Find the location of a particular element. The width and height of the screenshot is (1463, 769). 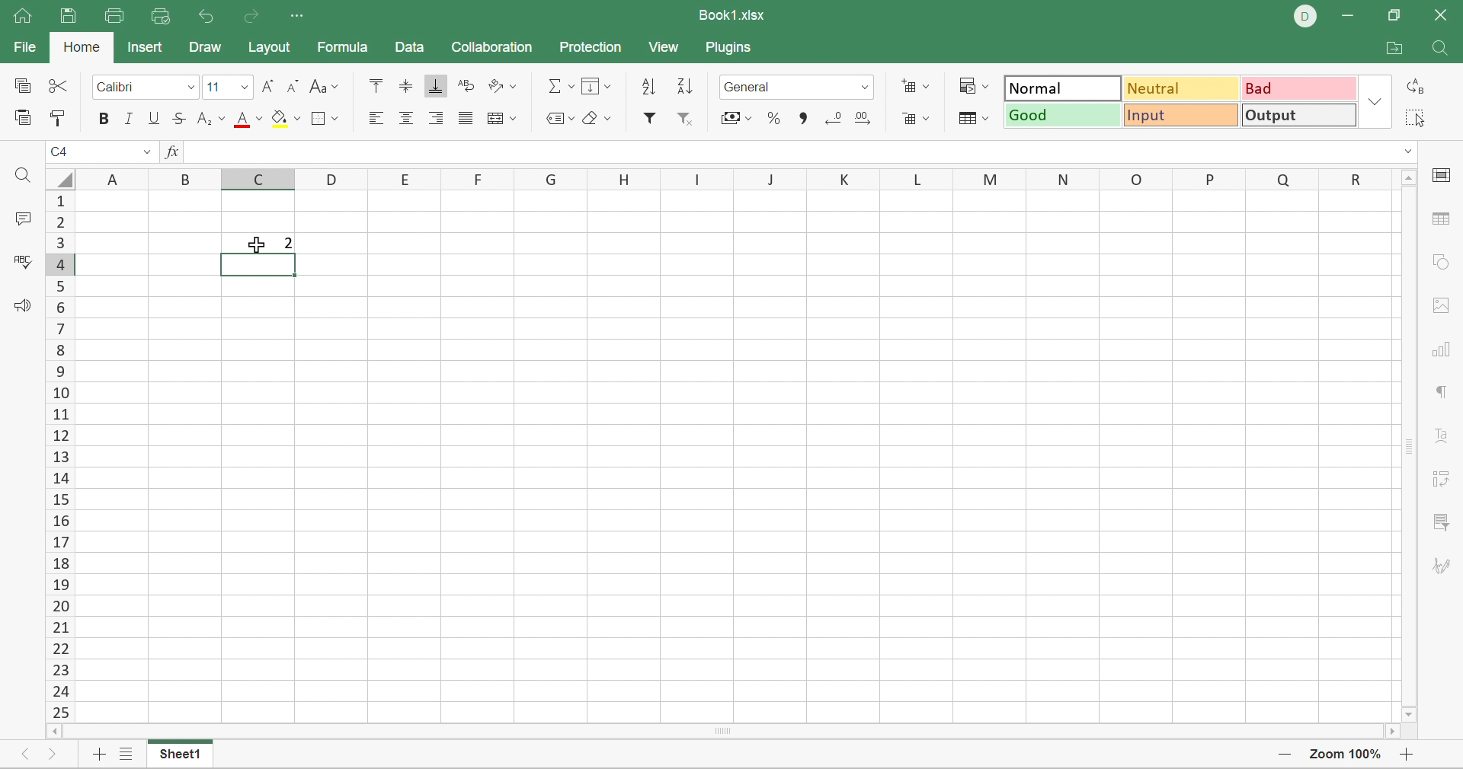

Layout is located at coordinates (268, 49).